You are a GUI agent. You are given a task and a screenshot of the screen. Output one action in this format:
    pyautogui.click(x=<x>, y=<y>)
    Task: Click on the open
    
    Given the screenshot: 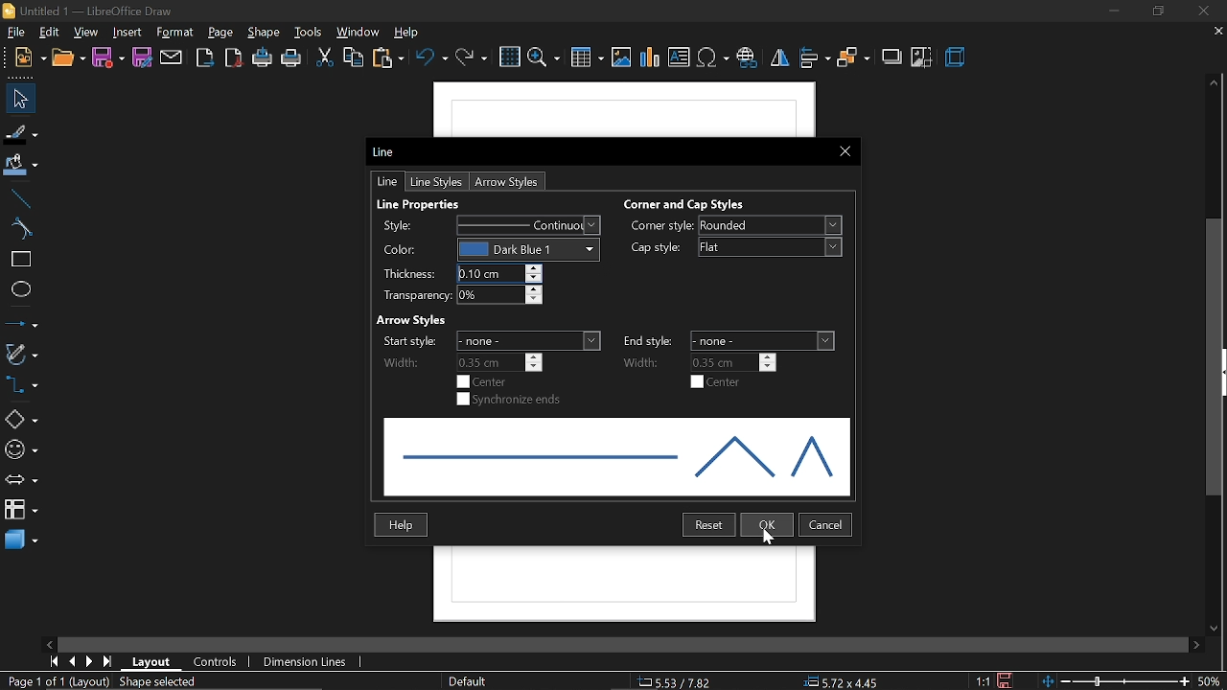 What is the action you would take?
    pyautogui.click(x=70, y=58)
    